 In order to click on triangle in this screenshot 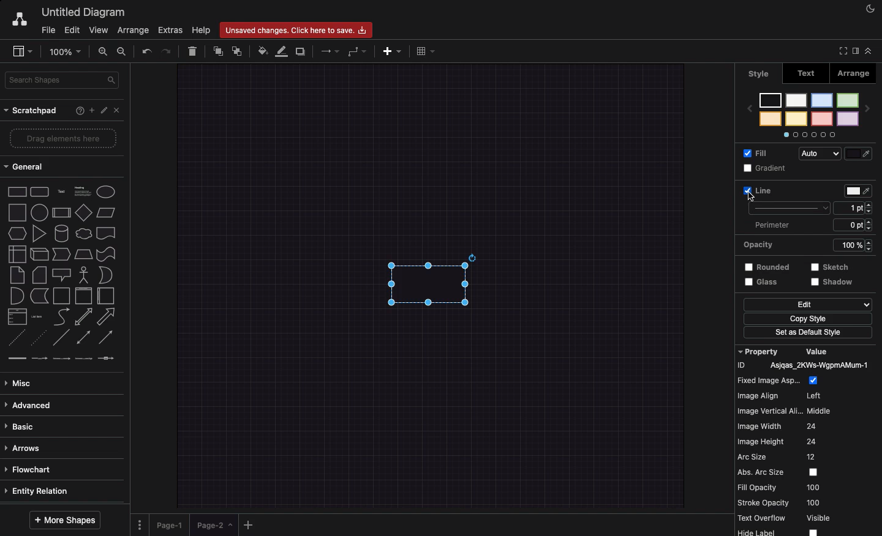, I will do `click(39, 234)`.